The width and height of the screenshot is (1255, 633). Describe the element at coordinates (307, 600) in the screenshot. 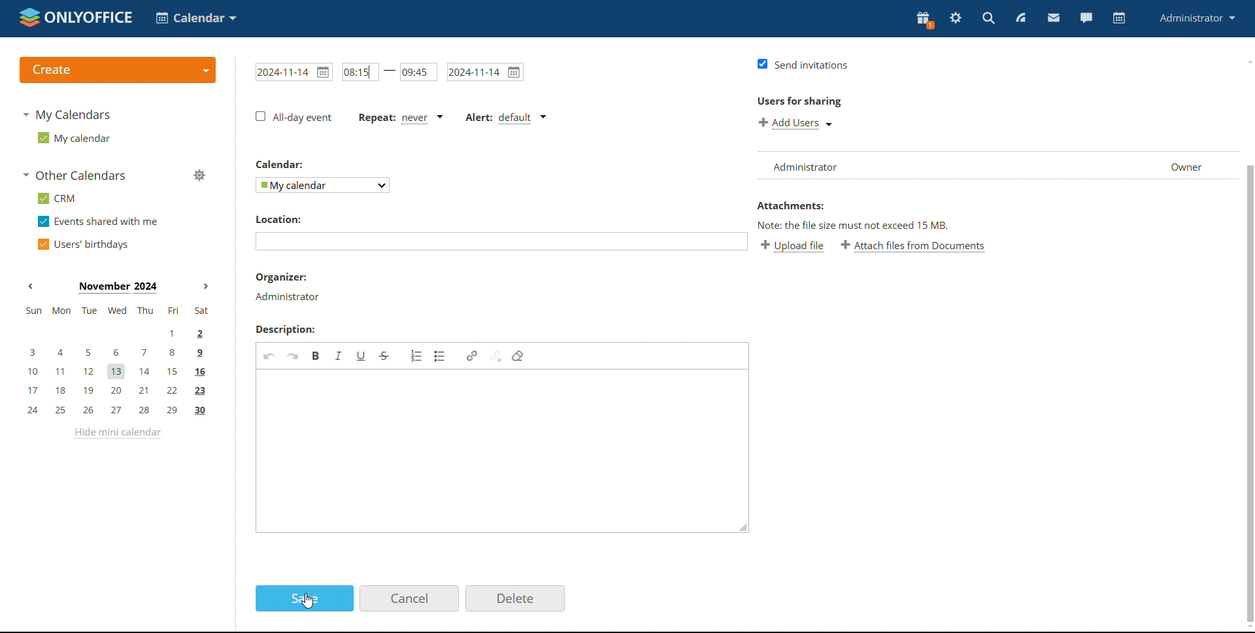

I see `Cursor` at that location.